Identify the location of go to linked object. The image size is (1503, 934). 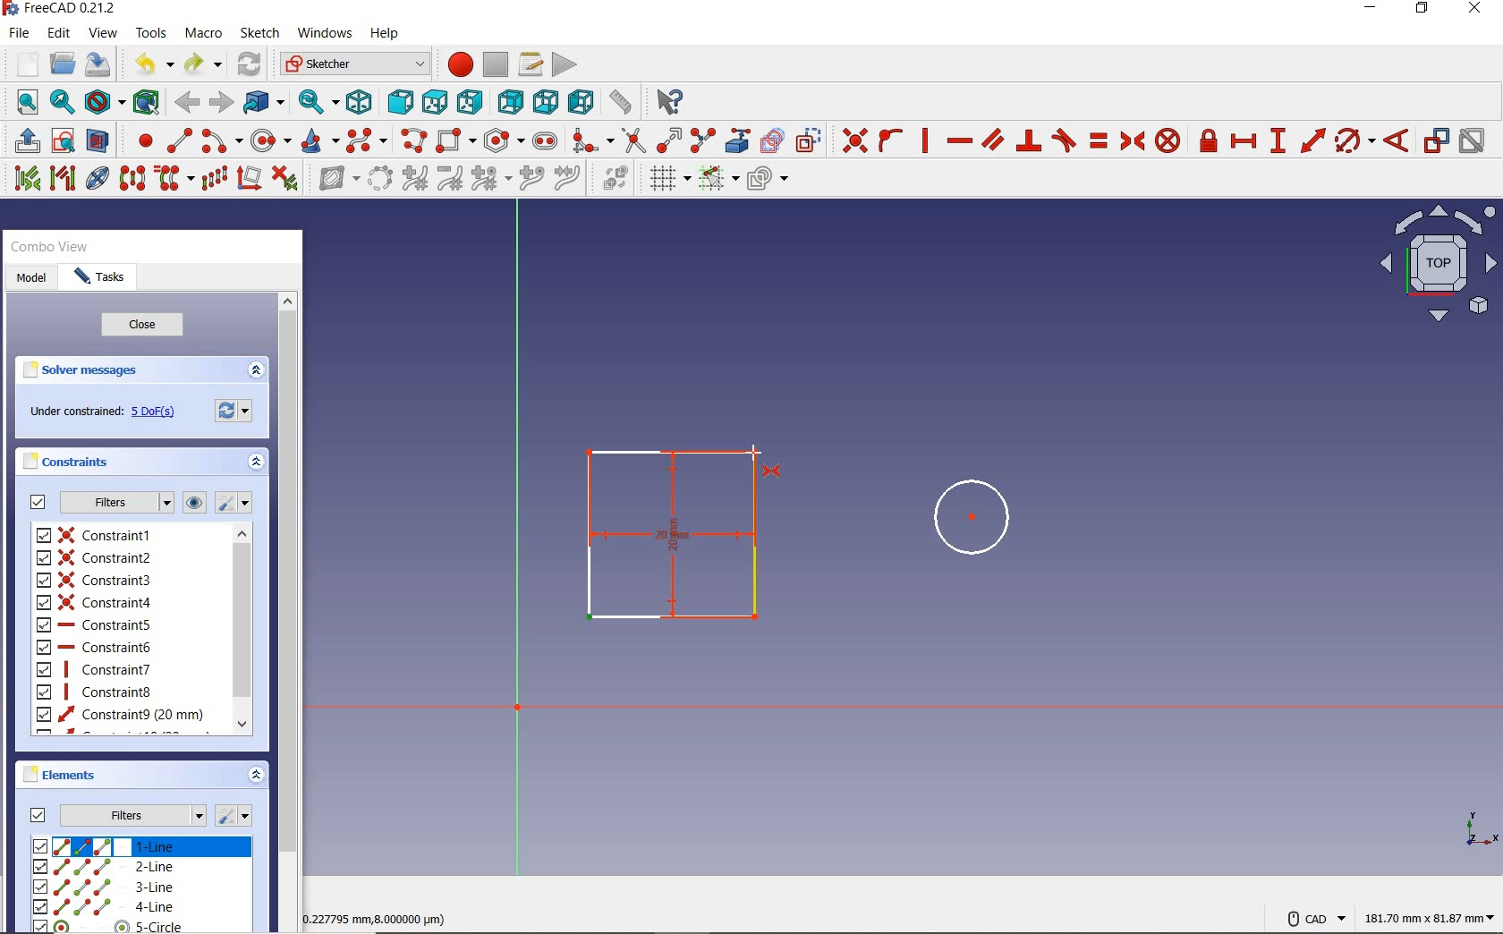
(264, 101).